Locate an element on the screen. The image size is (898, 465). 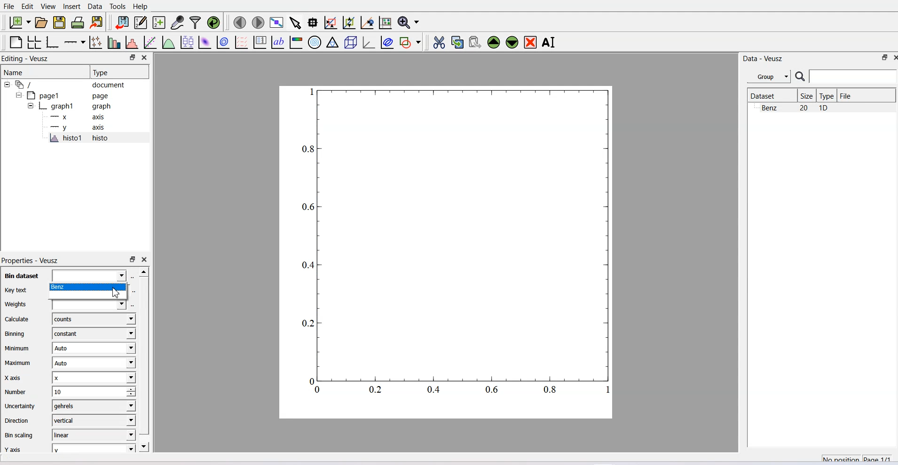
Data - Veusz is located at coordinates (763, 59).